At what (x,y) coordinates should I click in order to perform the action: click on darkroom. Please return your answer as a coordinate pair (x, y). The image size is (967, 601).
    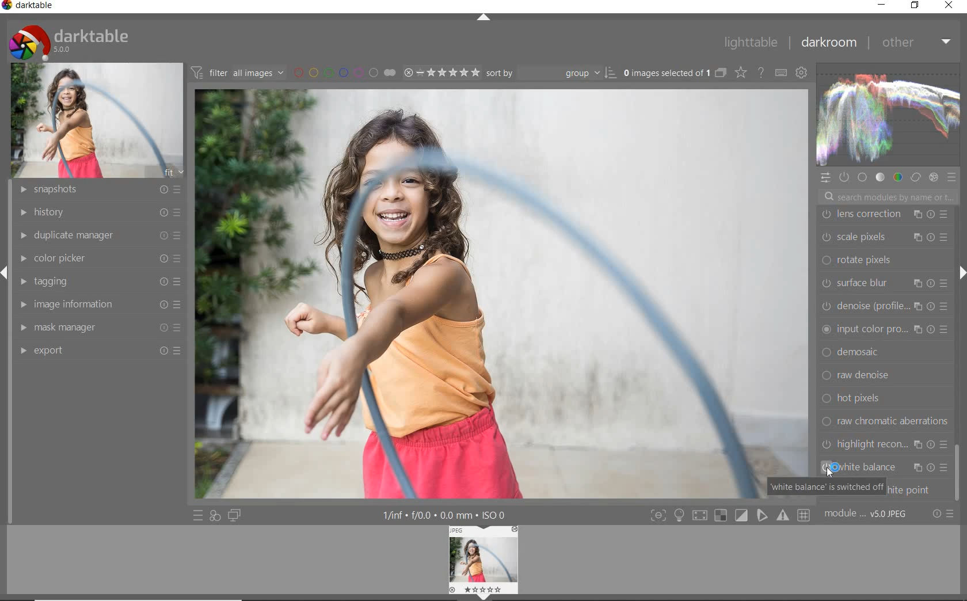
    Looking at the image, I should click on (831, 43).